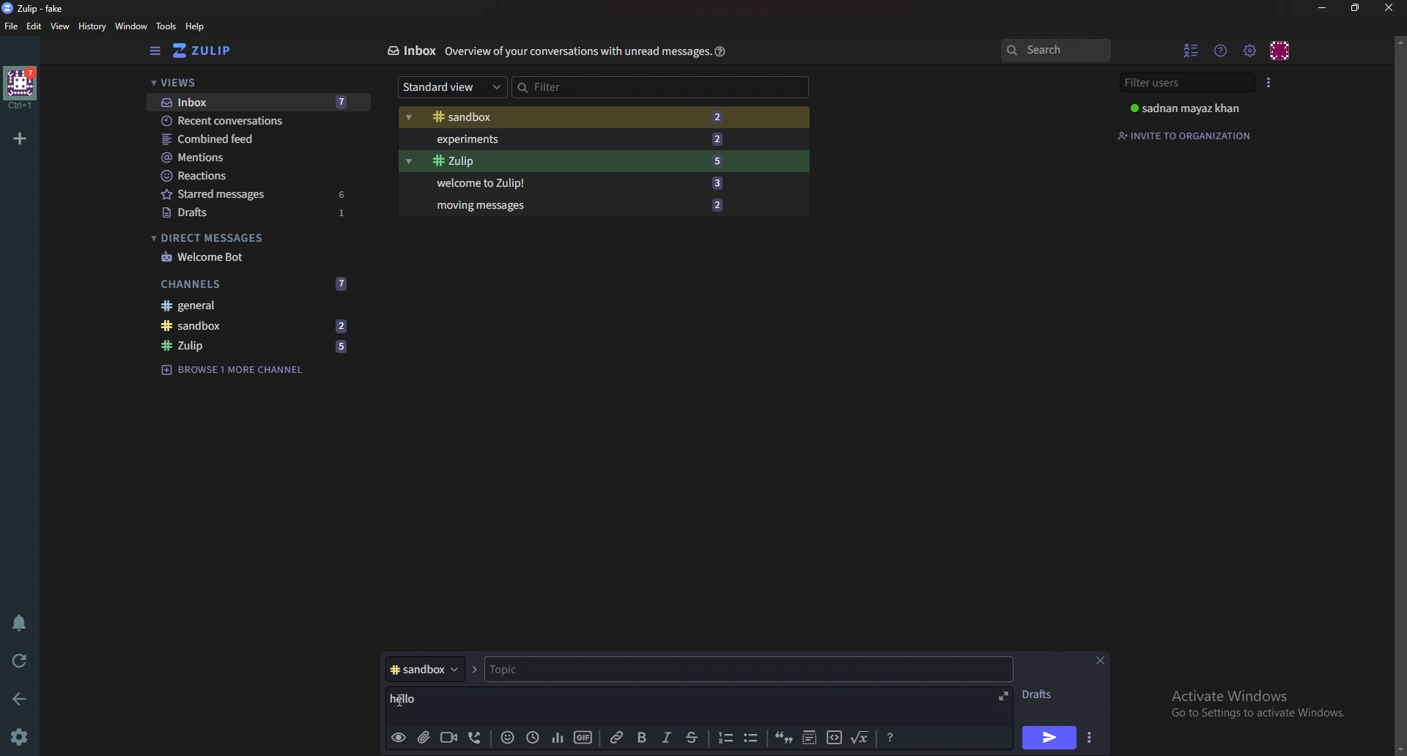 Image resolution: width=1407 pixels, height=756 pixels. Describe the element at coordinates (196, 26) in the screenshot. I see `help` at that location.